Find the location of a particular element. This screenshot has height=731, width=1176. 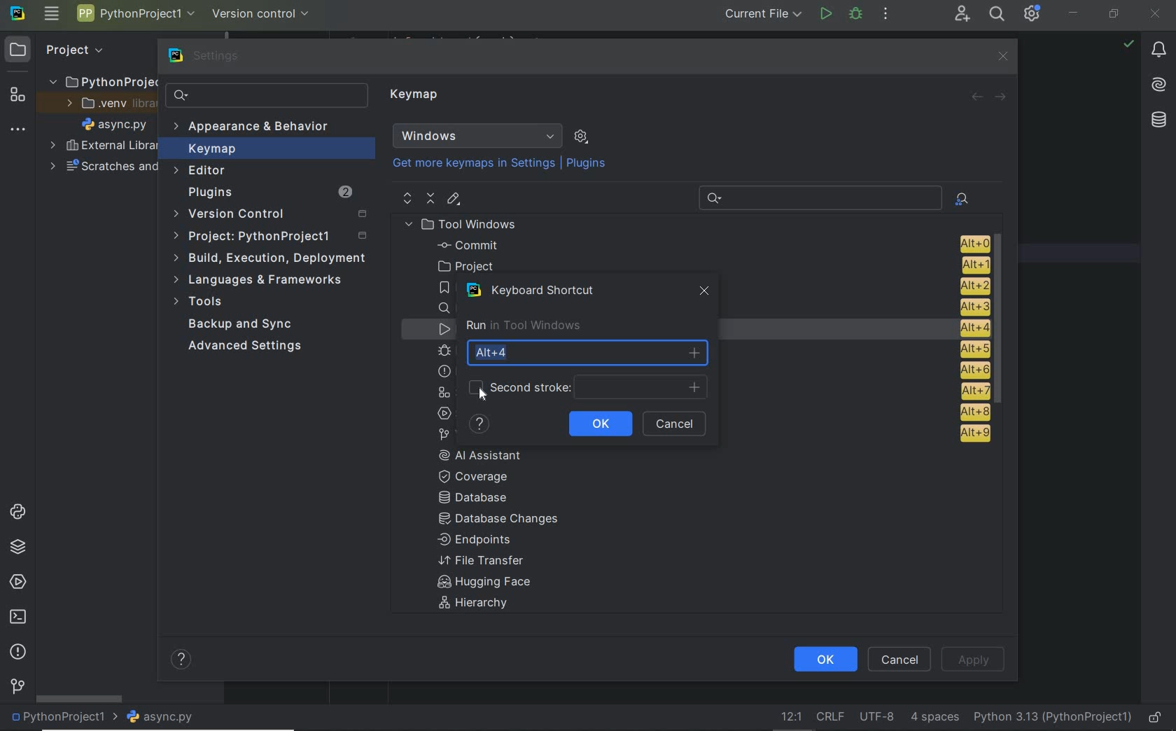

python packages is located at coordinates (17, 548).